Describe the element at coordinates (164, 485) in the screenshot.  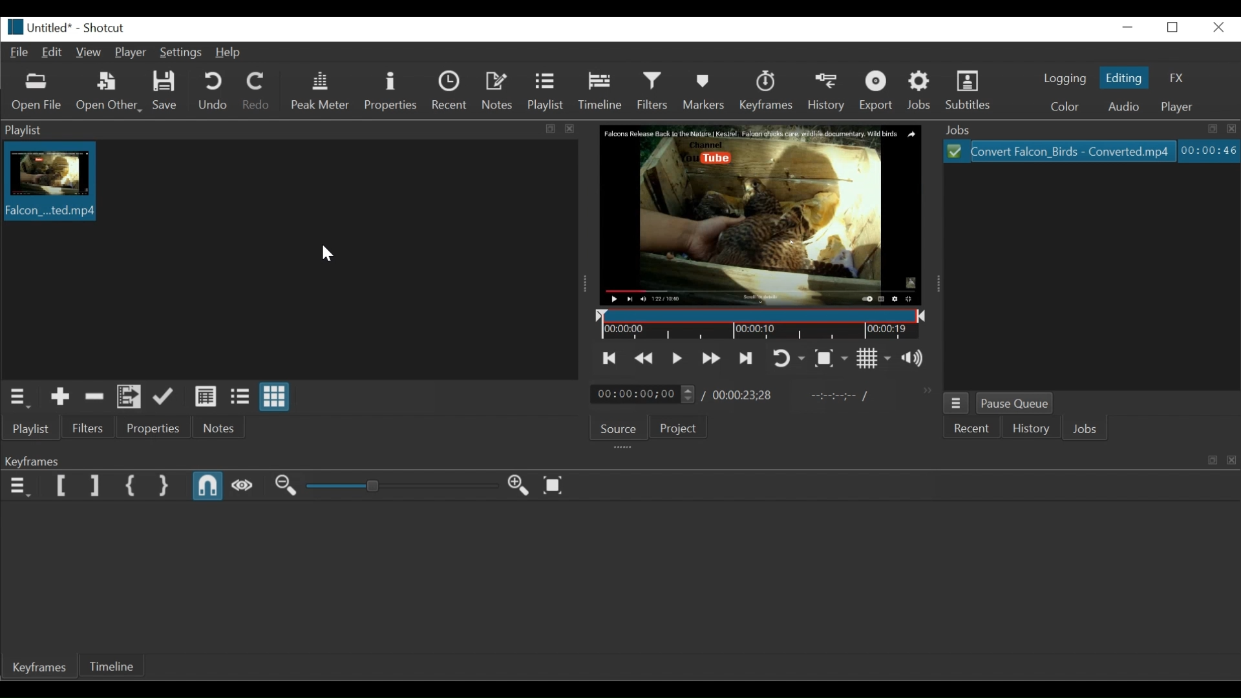
I see `Set Second Simple Keyframe` at that location.